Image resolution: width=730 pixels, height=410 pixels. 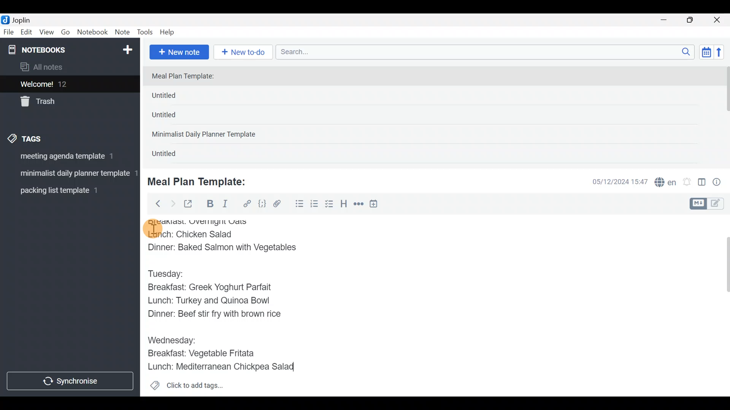 What do you see at coordinates (176, 97) in the screenshot?
I see `Untitled` at bounding box center [176, 97].